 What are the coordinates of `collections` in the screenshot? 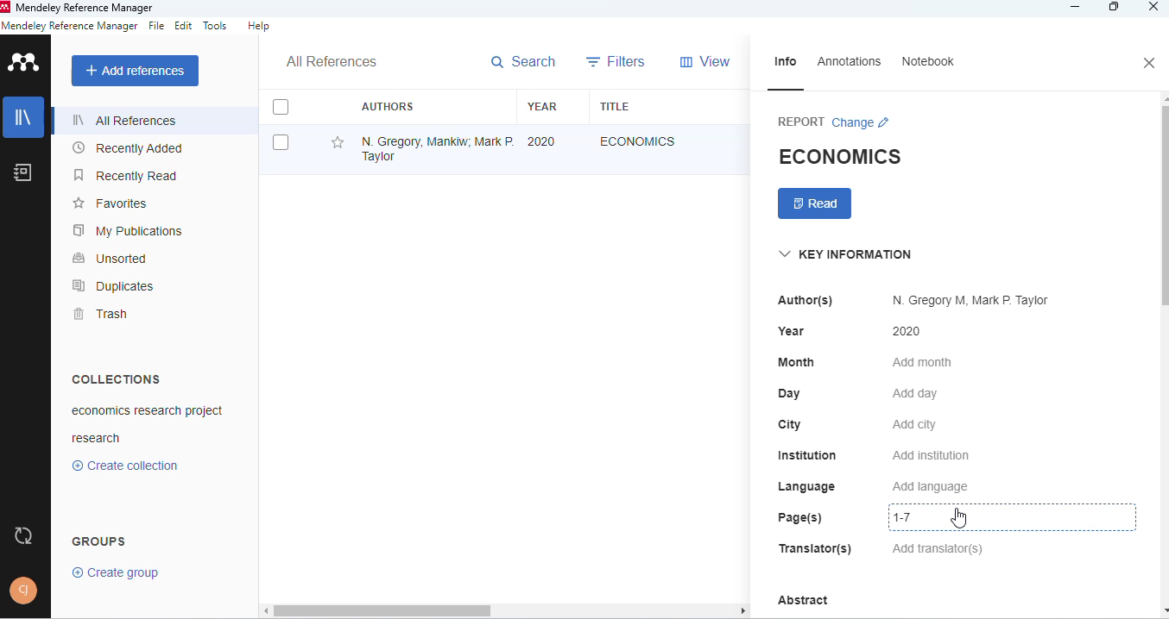 It's located at (117, 378).